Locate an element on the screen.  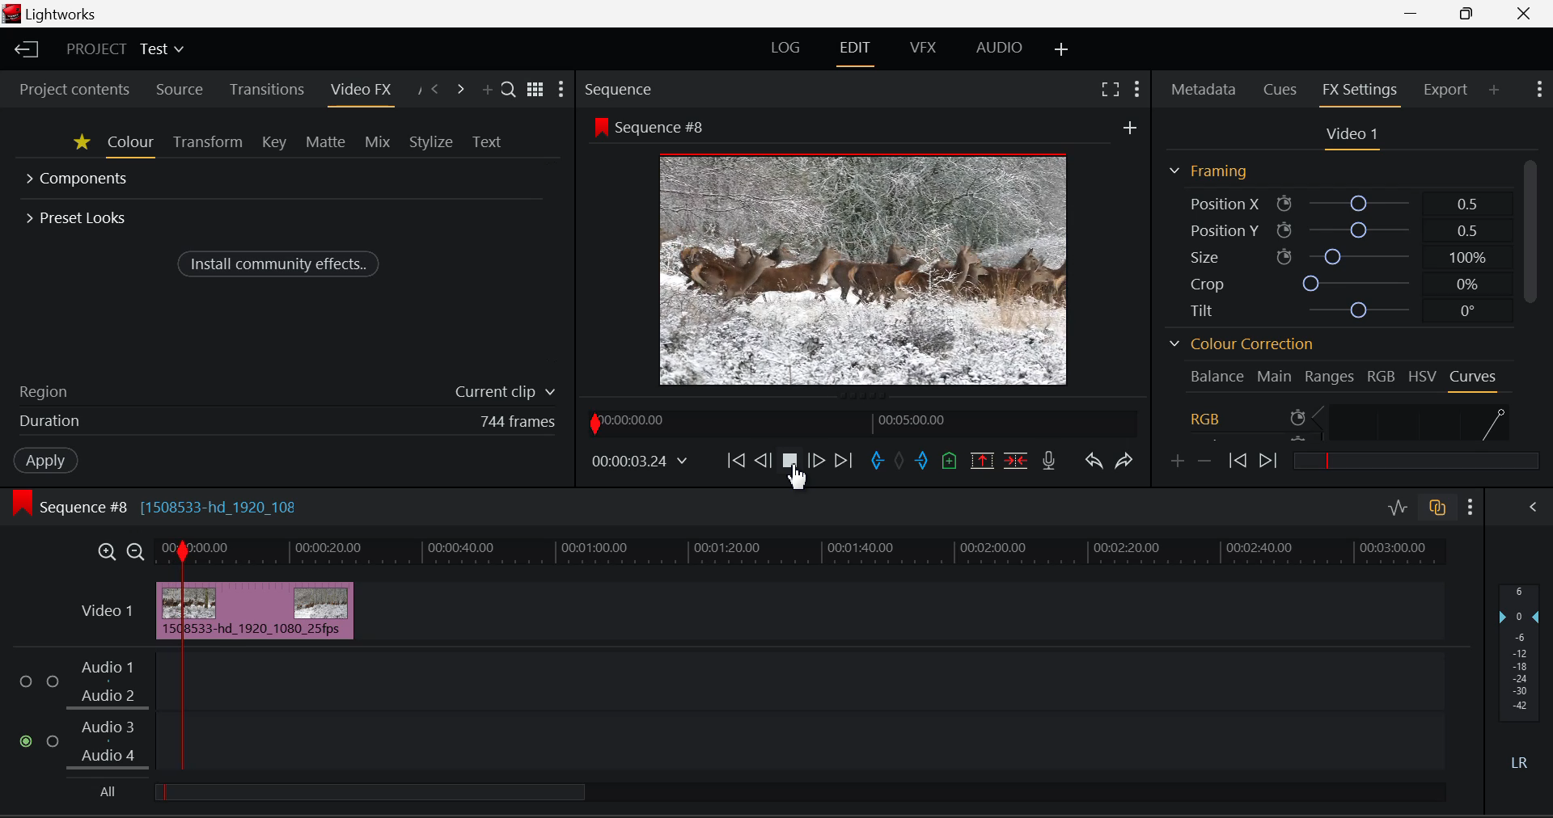
Stylize is located at coordinates (430, 141).